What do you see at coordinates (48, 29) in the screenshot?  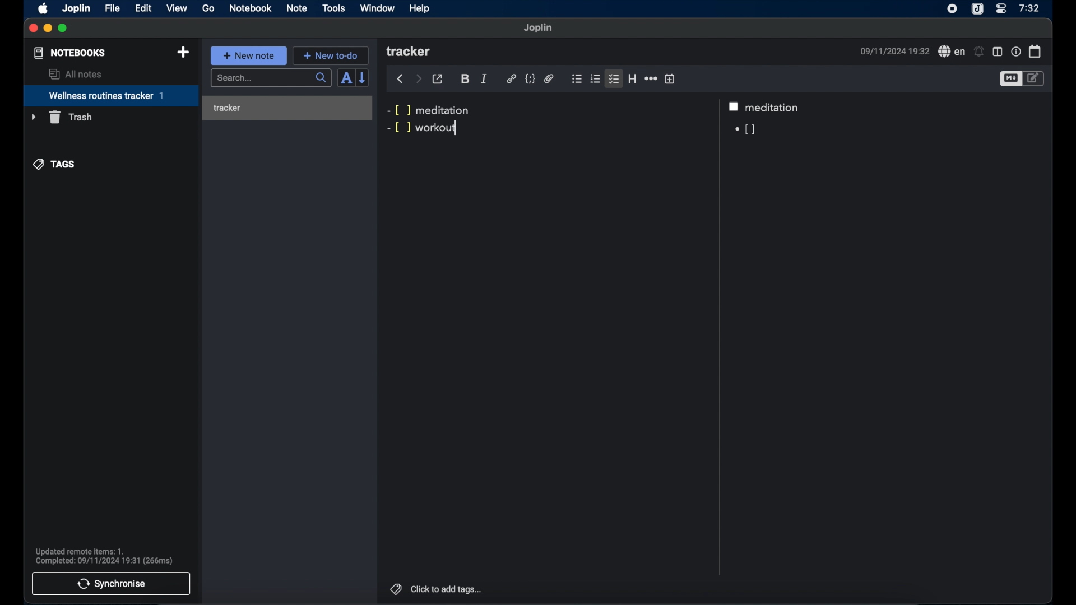 I see `minimize` at bounding box center [48, 29].